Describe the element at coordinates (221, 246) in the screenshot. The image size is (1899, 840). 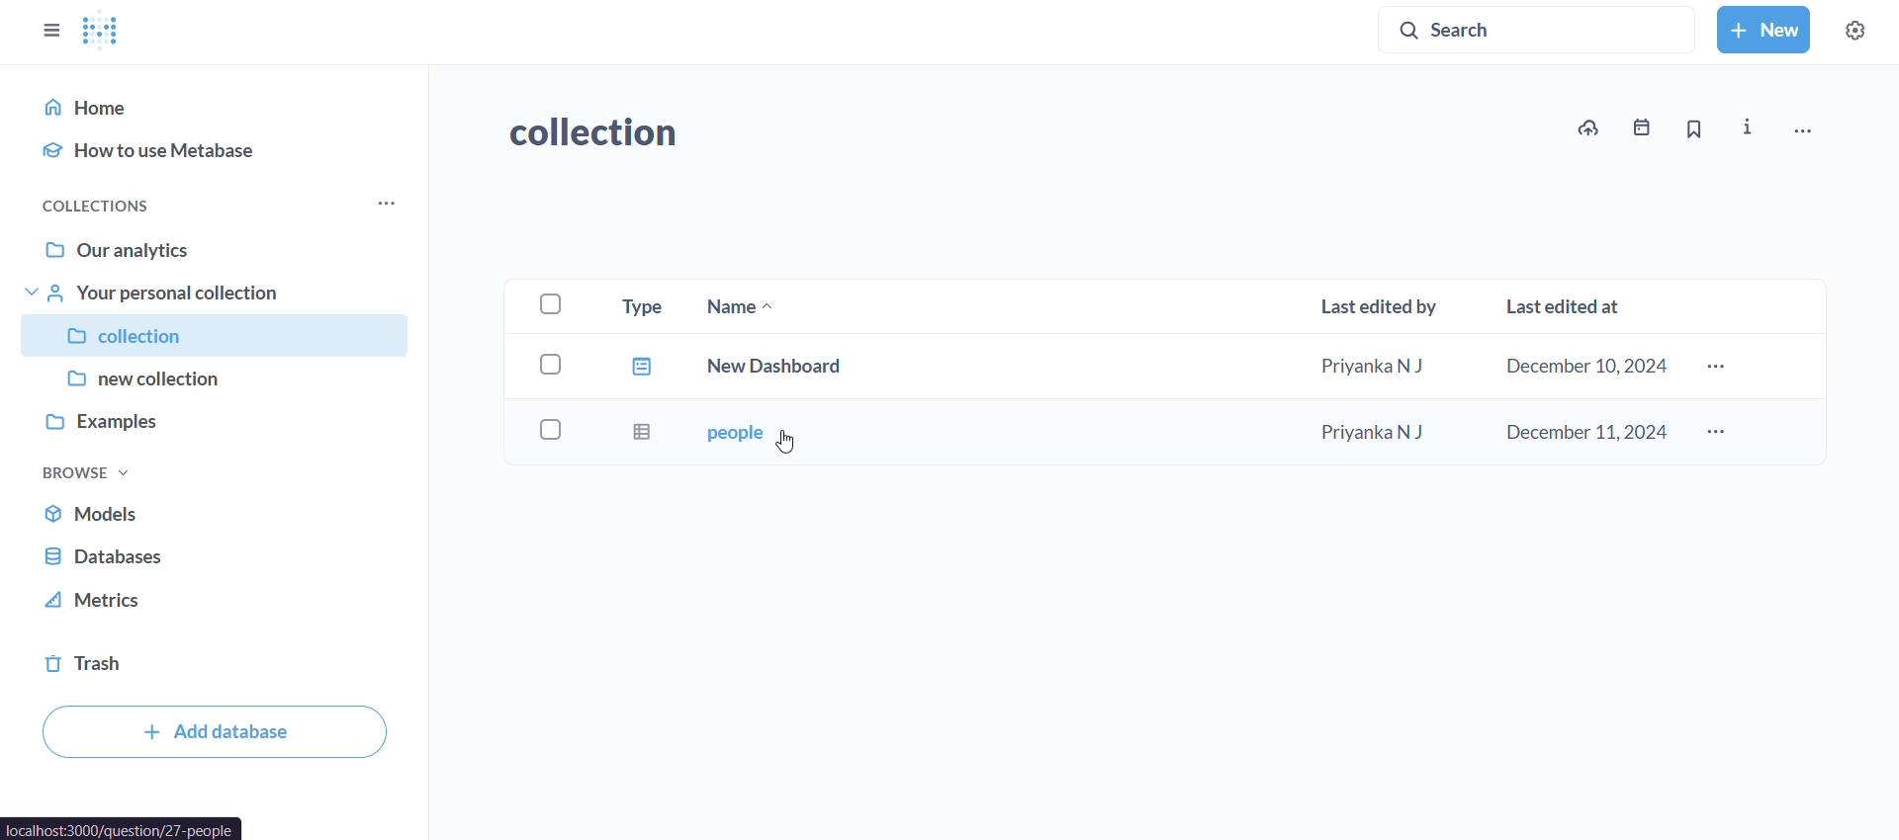
I see `our analytics` at that location.